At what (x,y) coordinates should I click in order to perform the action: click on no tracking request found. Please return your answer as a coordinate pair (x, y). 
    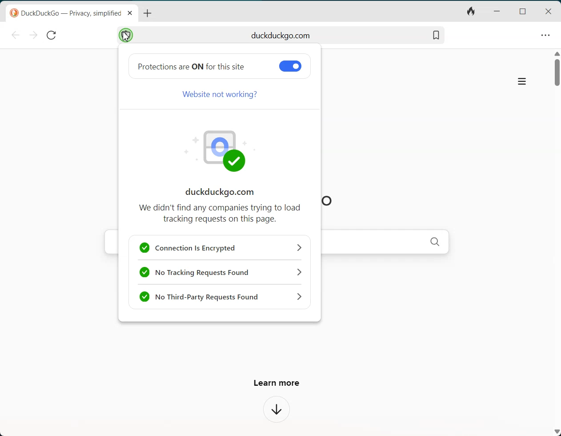
    Looking at the image, I should click on (221, 272).